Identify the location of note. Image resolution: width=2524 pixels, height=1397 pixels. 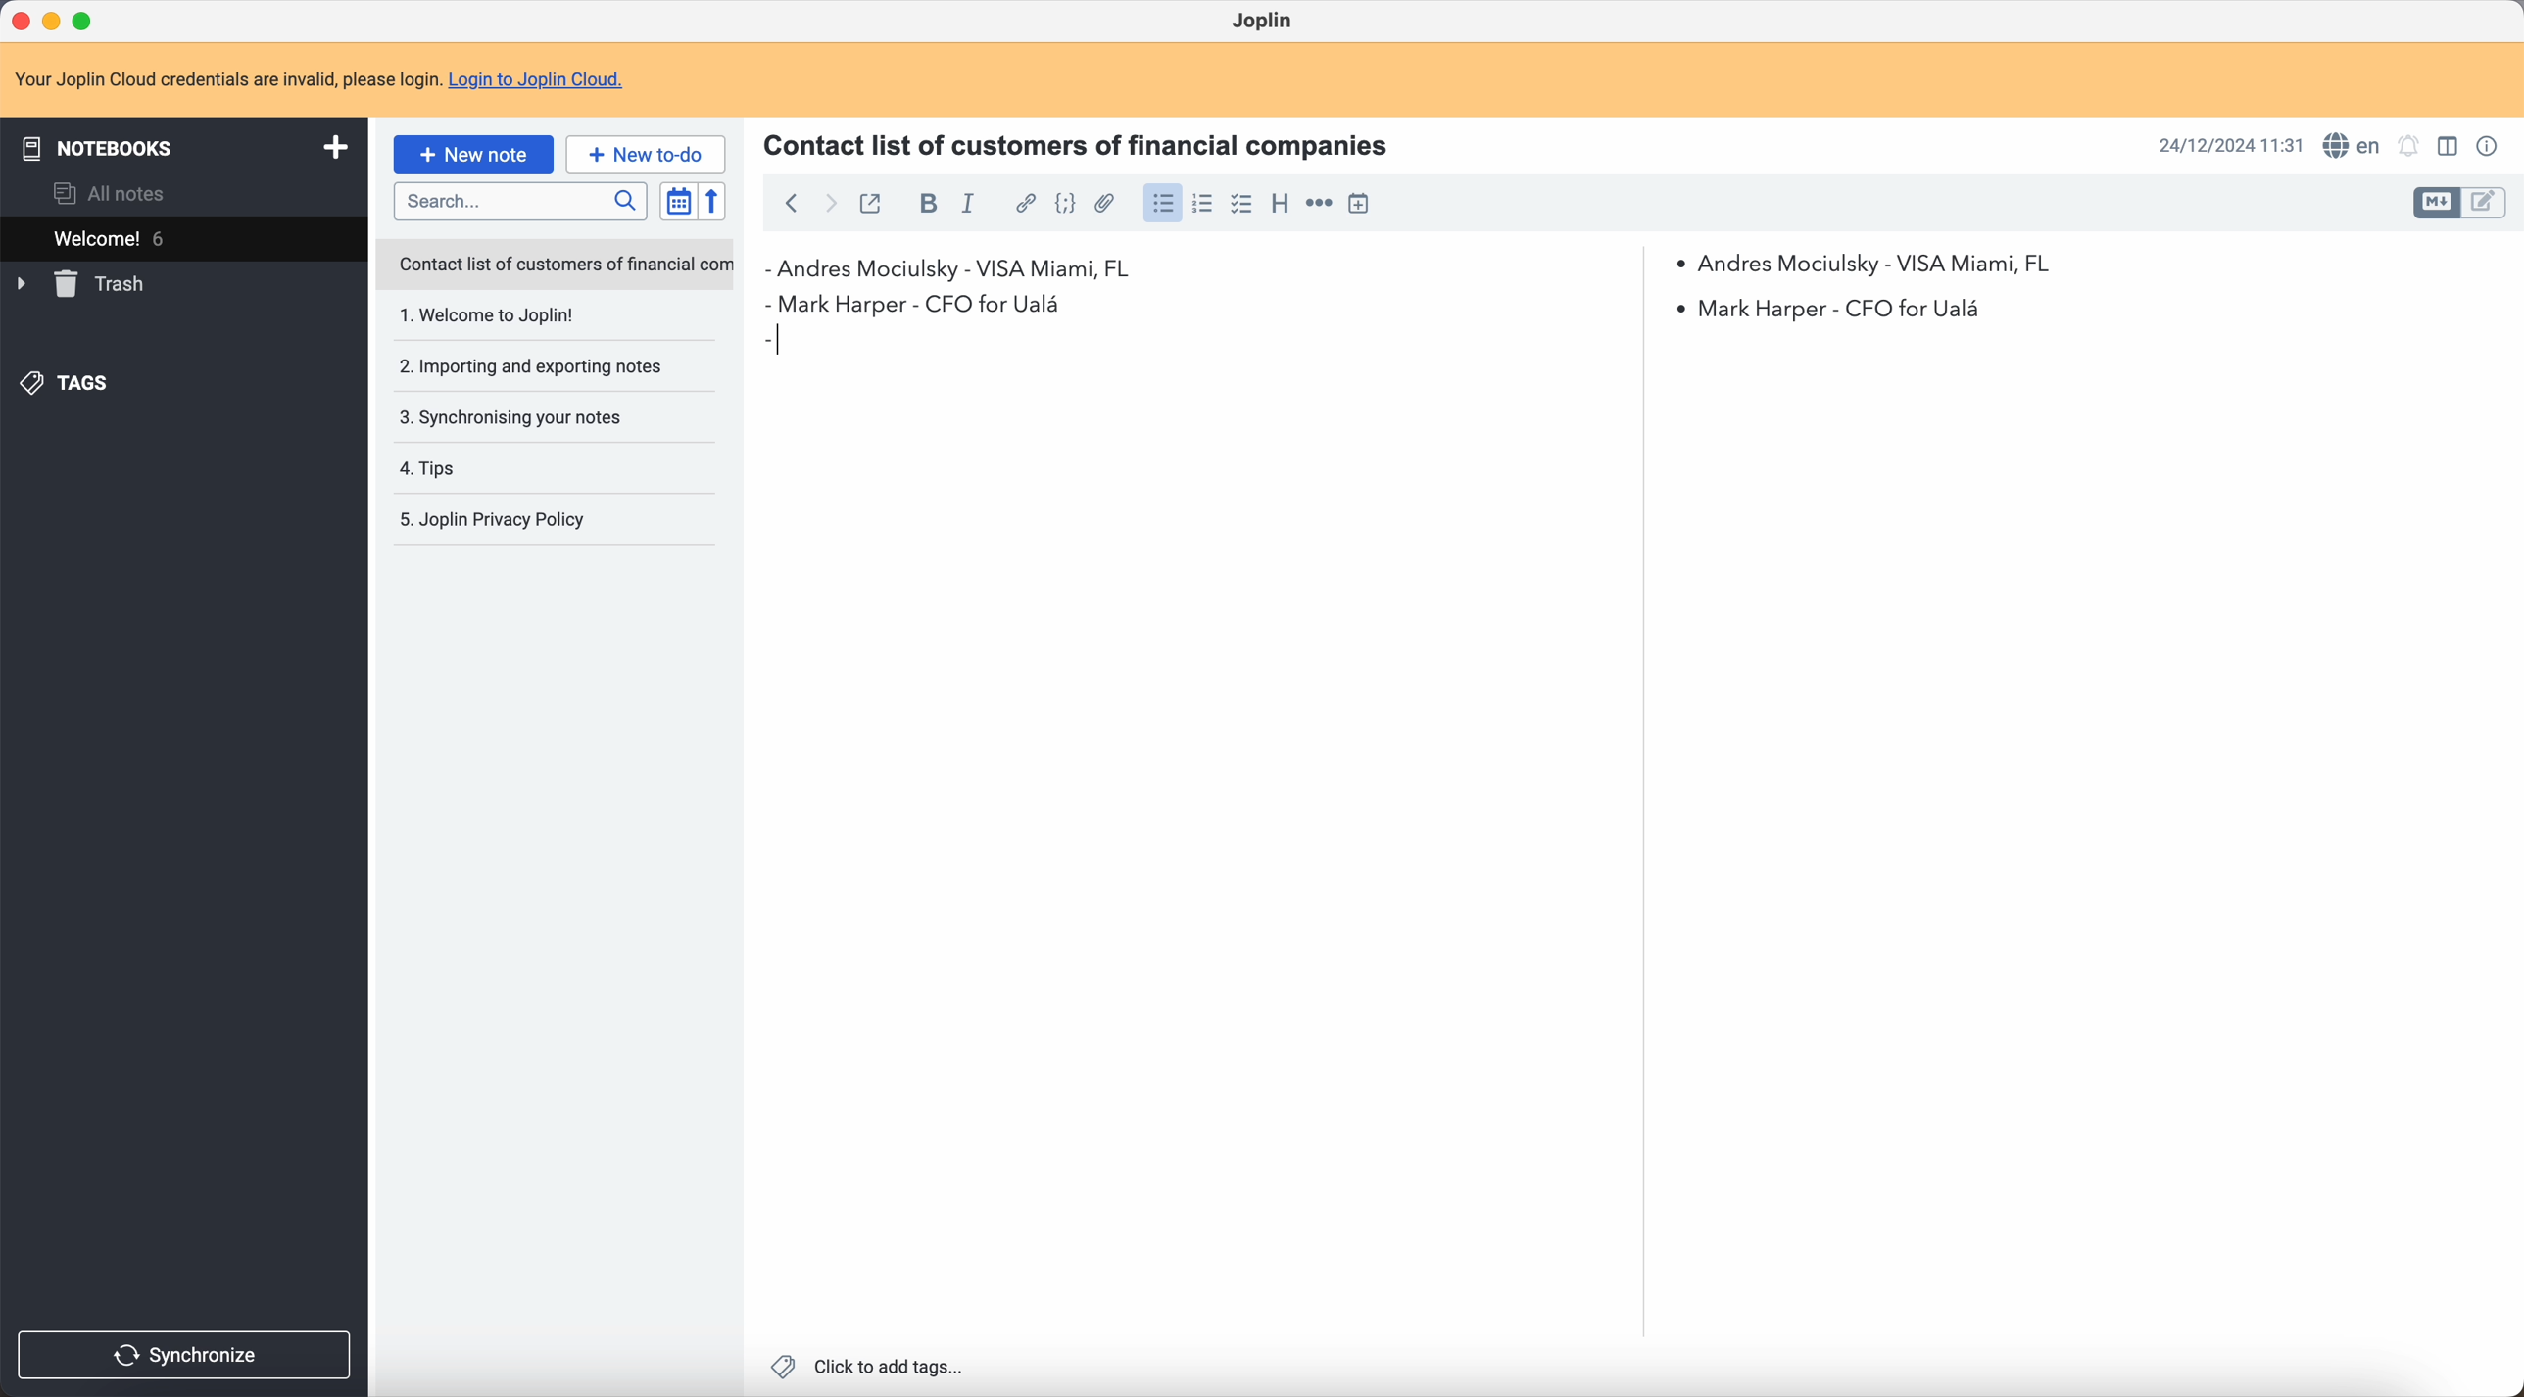
(318, 75).